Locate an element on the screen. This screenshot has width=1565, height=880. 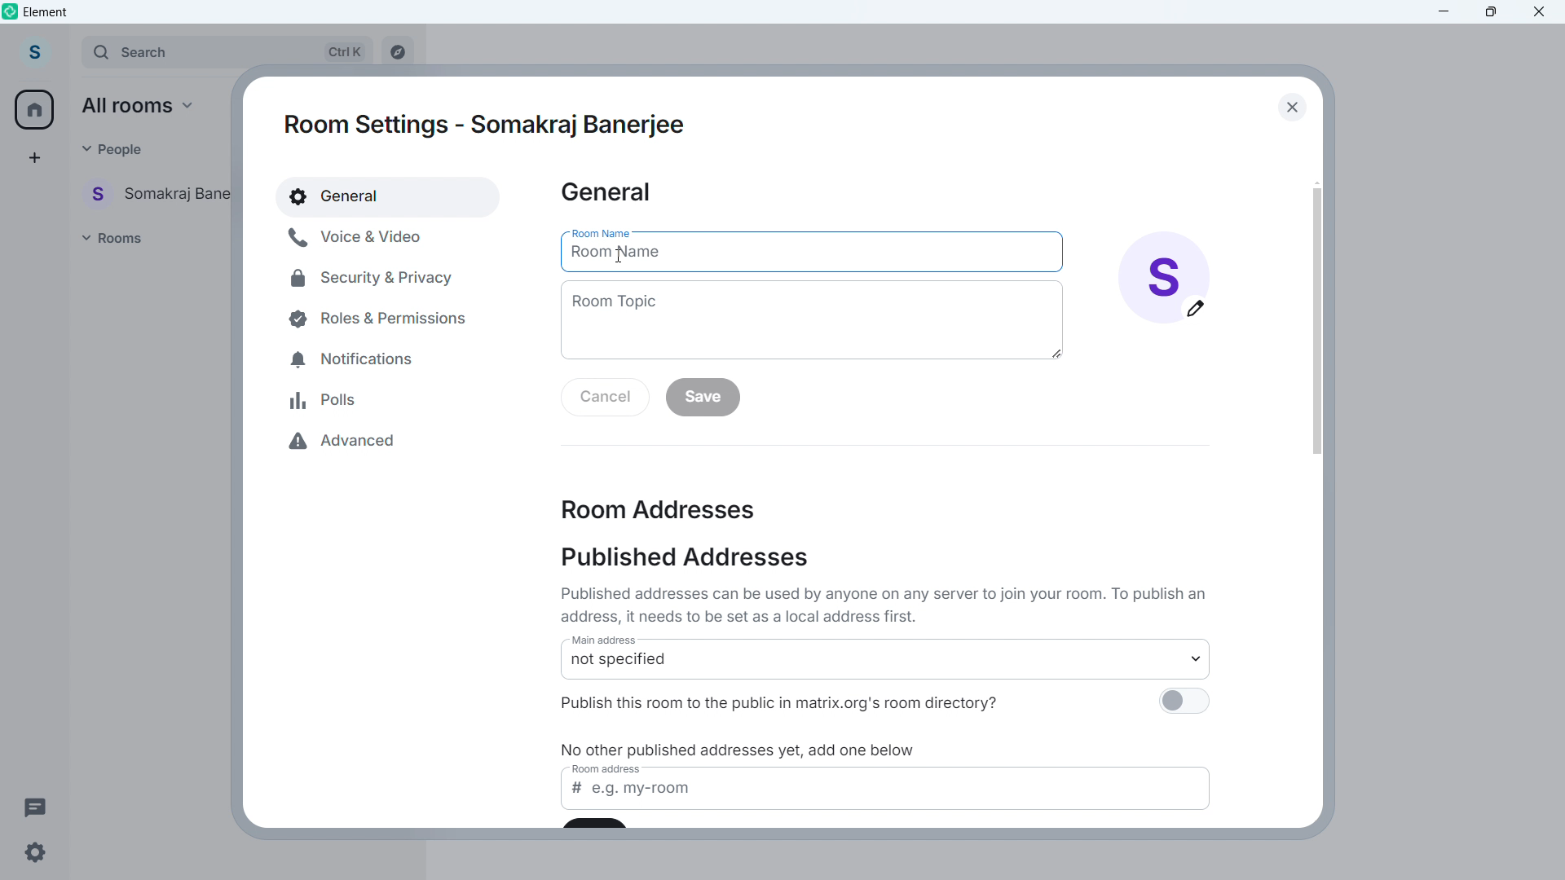
Rooms  is located at coordinates (116, 237).